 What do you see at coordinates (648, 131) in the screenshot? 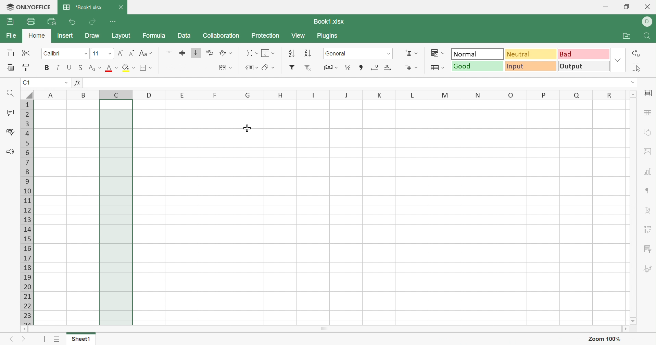
I see `Shape settings` at bounding box center [648, 131].